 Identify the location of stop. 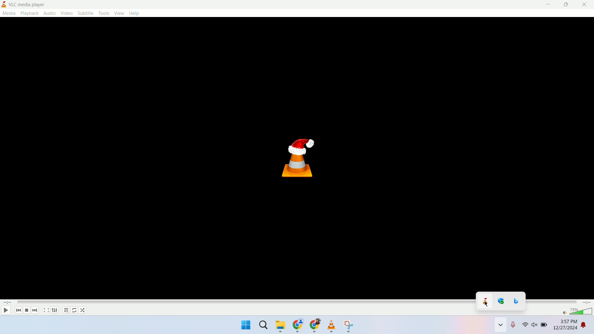
(26, 310).